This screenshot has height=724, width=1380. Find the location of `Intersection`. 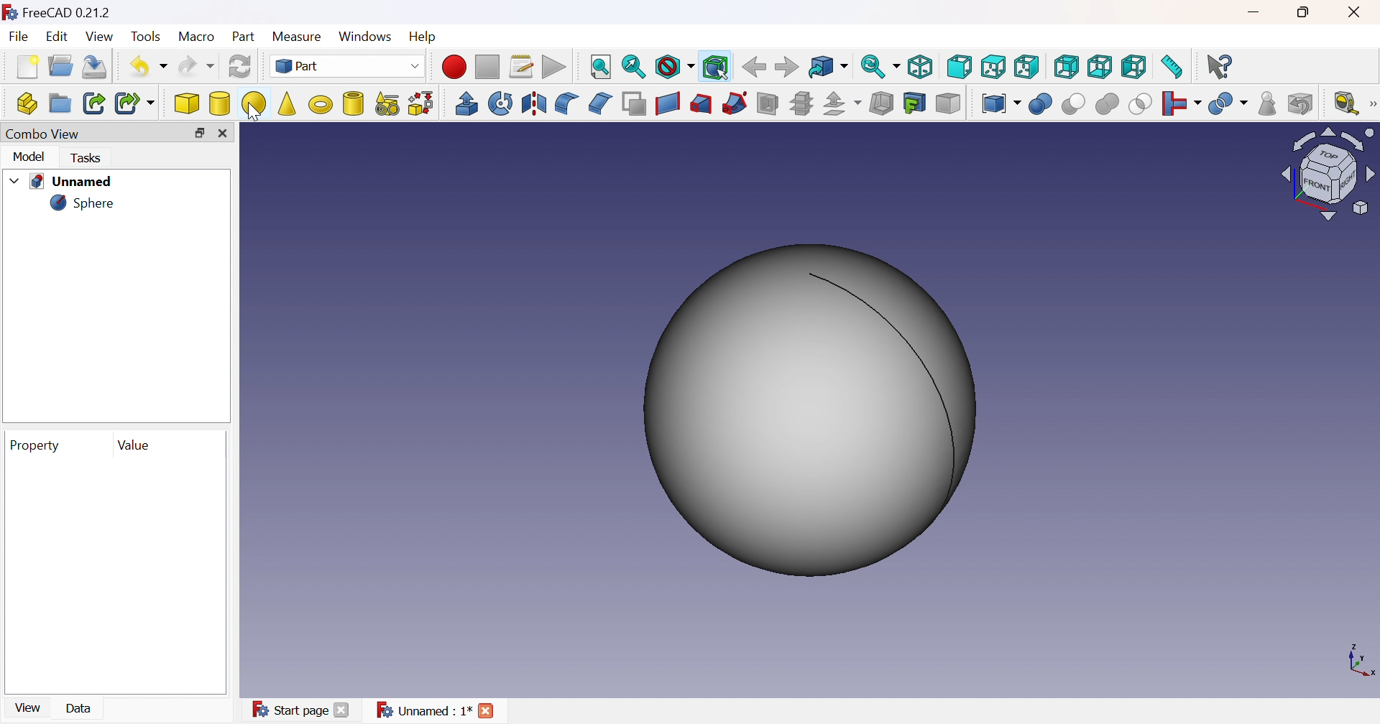

Intersection is located at coordinates (1141, 104).